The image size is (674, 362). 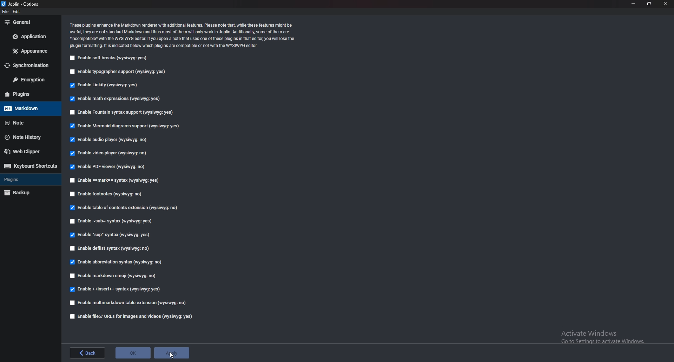 I want to click on Keyboard shortcuts, so click(x=32, y=166).